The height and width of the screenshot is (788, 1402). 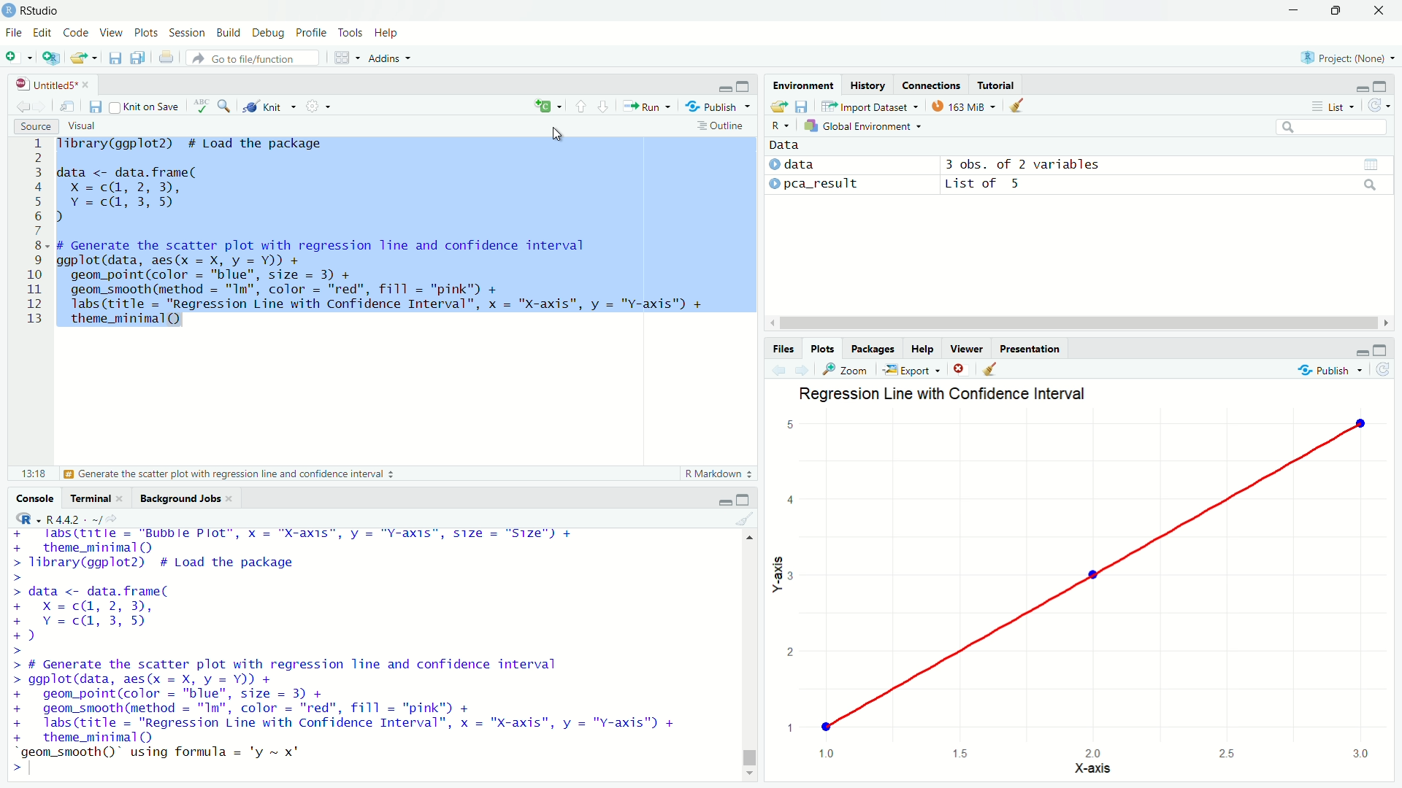 I want to click on Environment, so click(x=803, y=84).